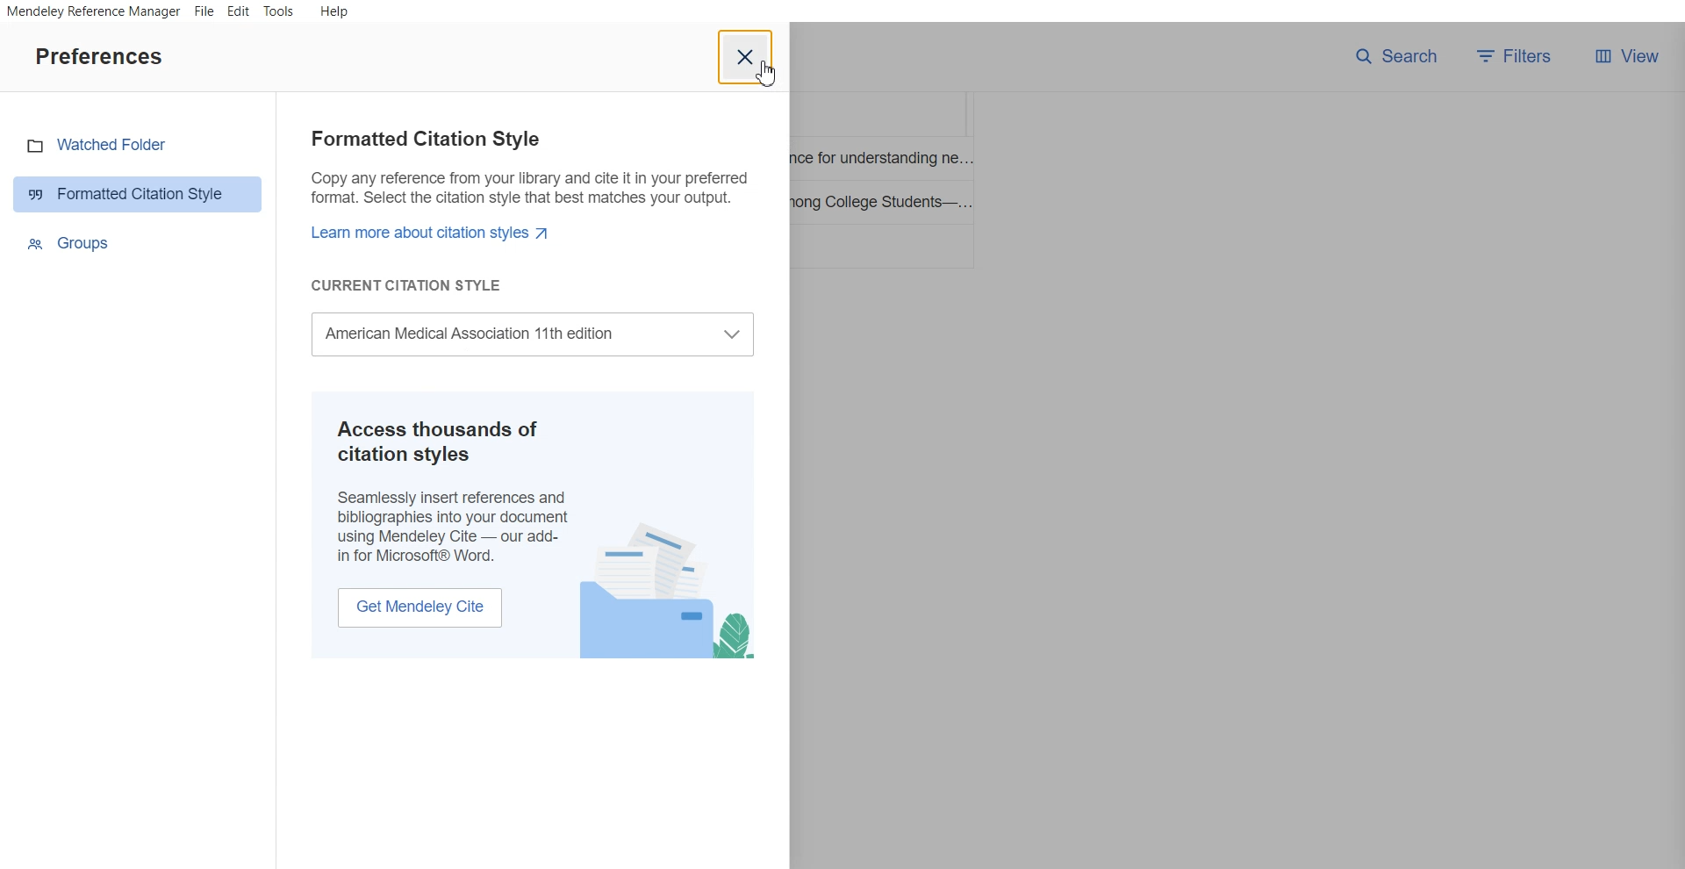 The image size is (1685, 869). I want to click on Get Mendeley Cite, so click(419, 607).